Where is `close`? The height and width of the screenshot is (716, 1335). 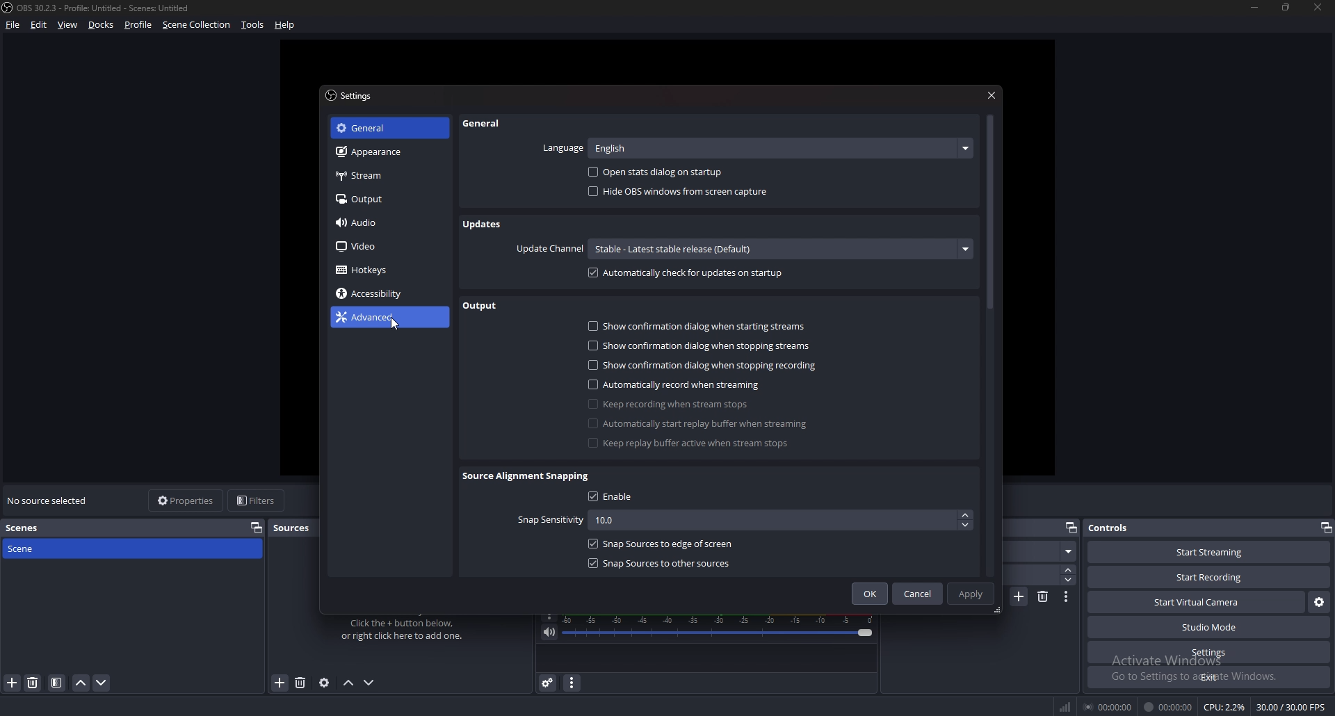
close is located at coordinates (993, 94).